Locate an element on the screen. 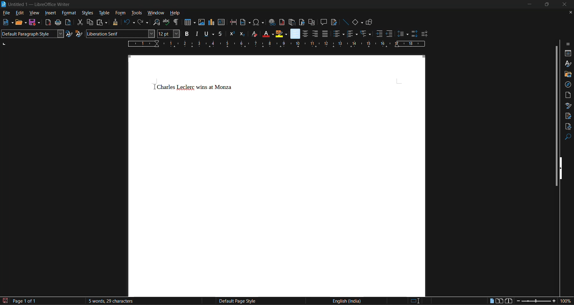  clone formatting is located at coordinates (115, 22).